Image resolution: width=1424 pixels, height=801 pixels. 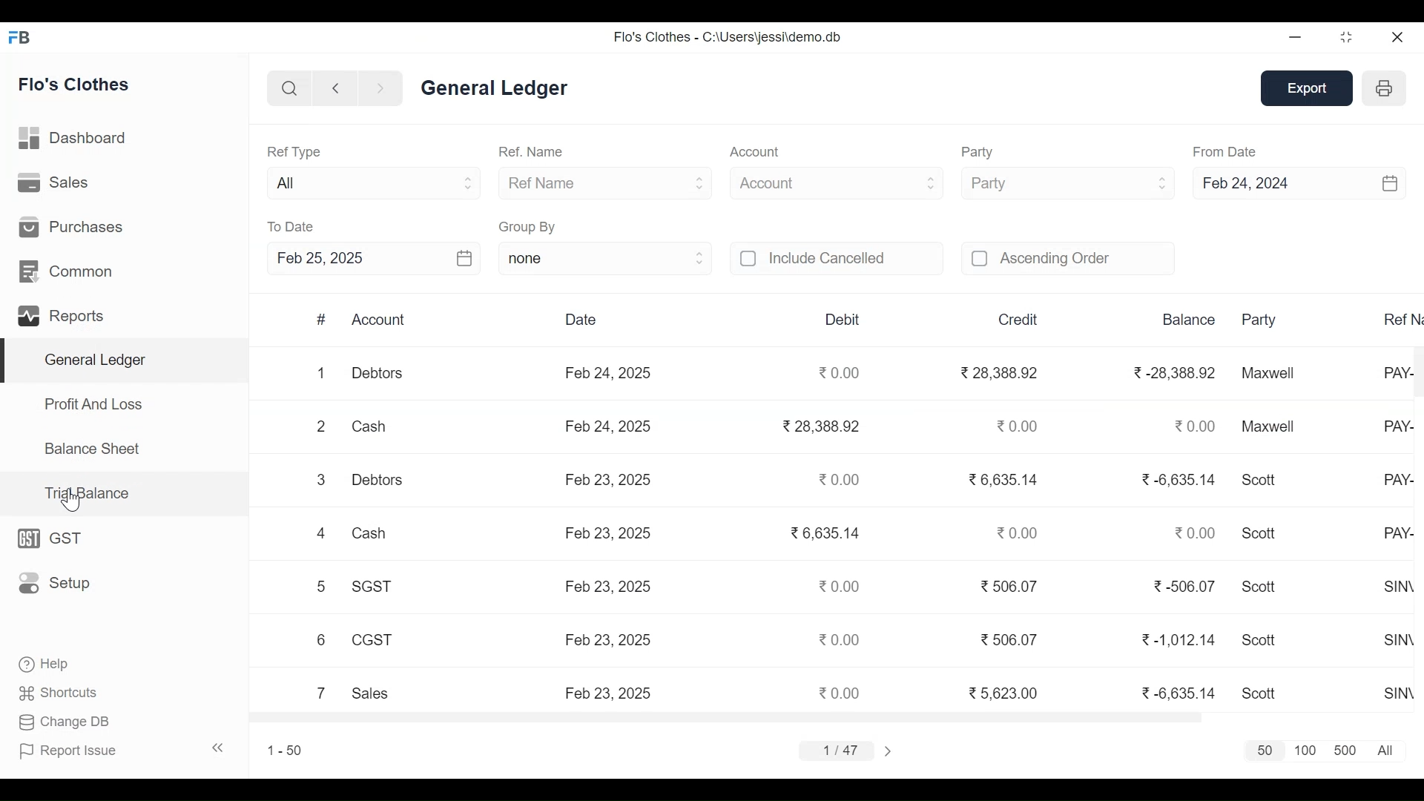 I want to click on Debit, so click(x=844, y=319).